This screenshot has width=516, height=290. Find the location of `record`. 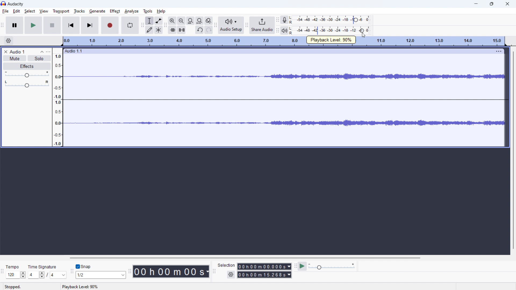

record is located at coordinates (110, 26).